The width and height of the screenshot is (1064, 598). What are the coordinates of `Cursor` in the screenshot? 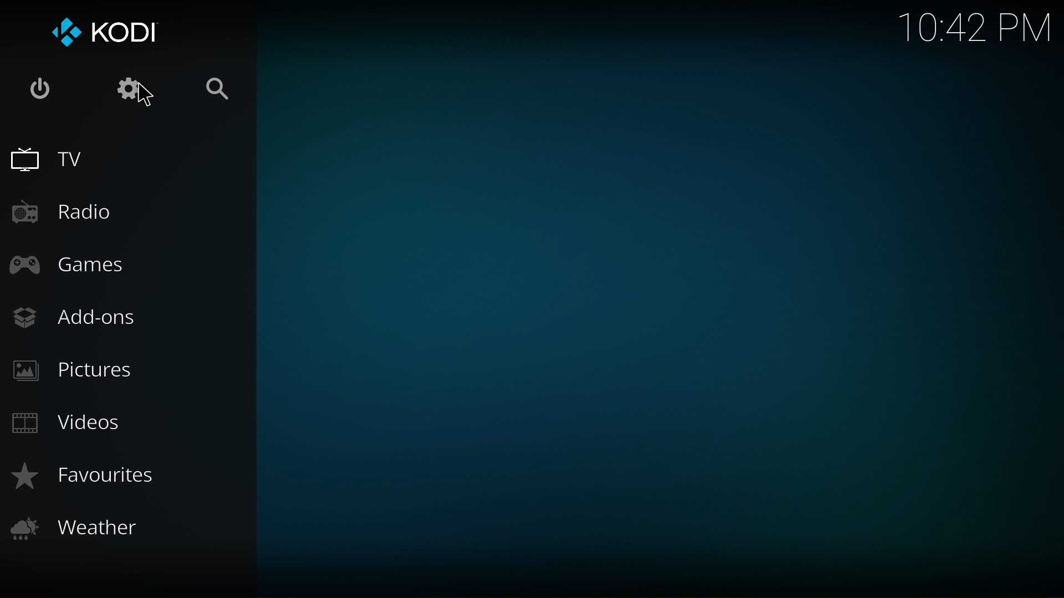 It's located at (142, 97).